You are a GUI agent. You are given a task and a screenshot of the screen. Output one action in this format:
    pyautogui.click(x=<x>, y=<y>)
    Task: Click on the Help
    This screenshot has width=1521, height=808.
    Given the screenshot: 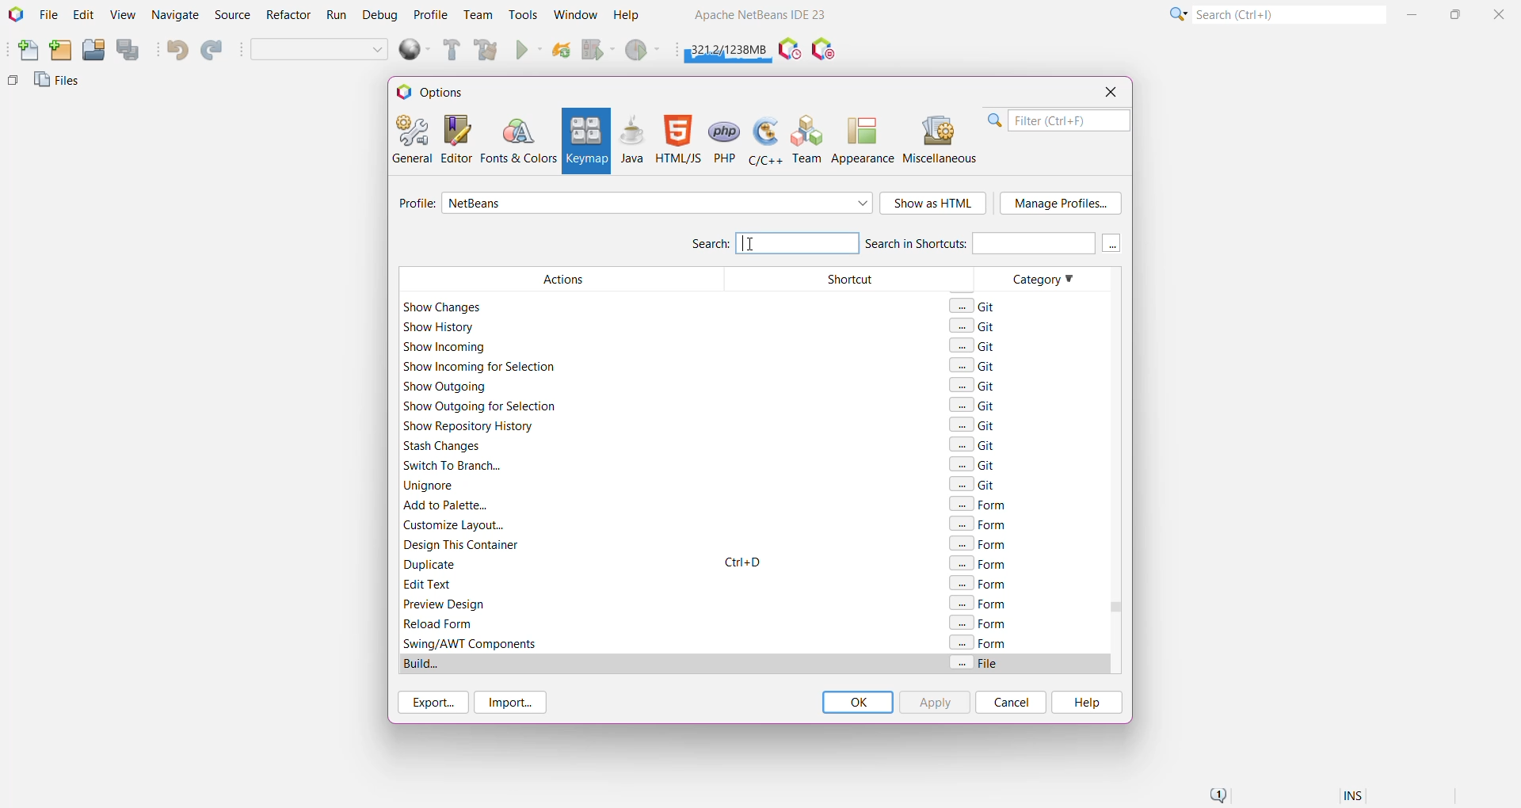 What is the action you would take?
    pyautogui.click(x=634, y=17)
    